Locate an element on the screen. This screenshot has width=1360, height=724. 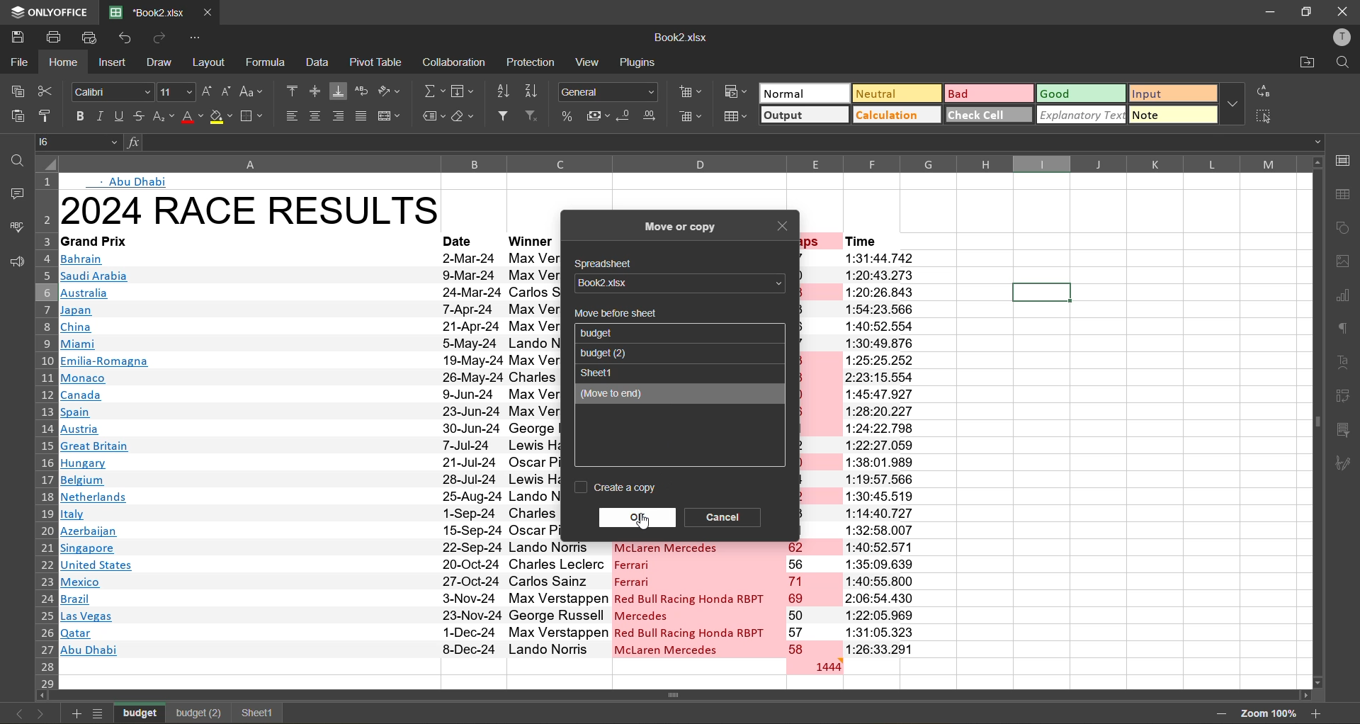
signature is located at coordinates (1347, 463).